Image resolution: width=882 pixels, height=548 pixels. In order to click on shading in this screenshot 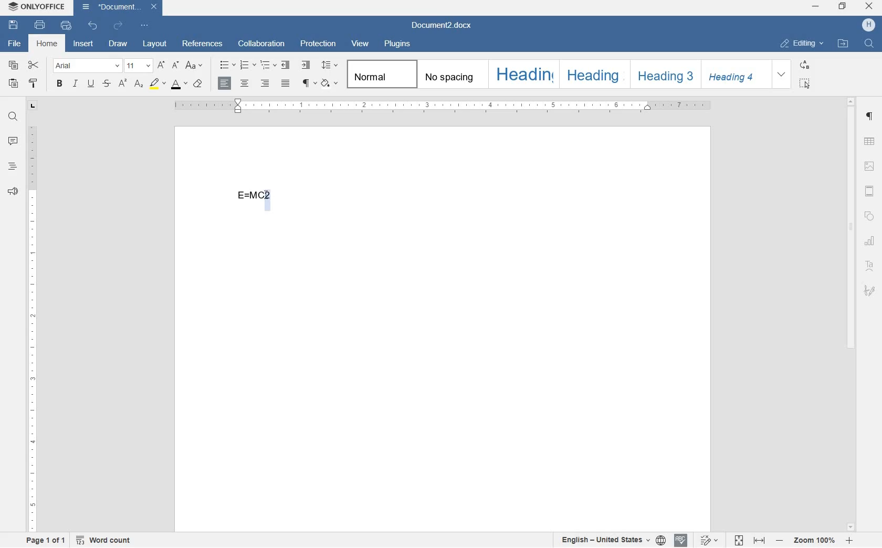, I will do `click(328, 83)`.